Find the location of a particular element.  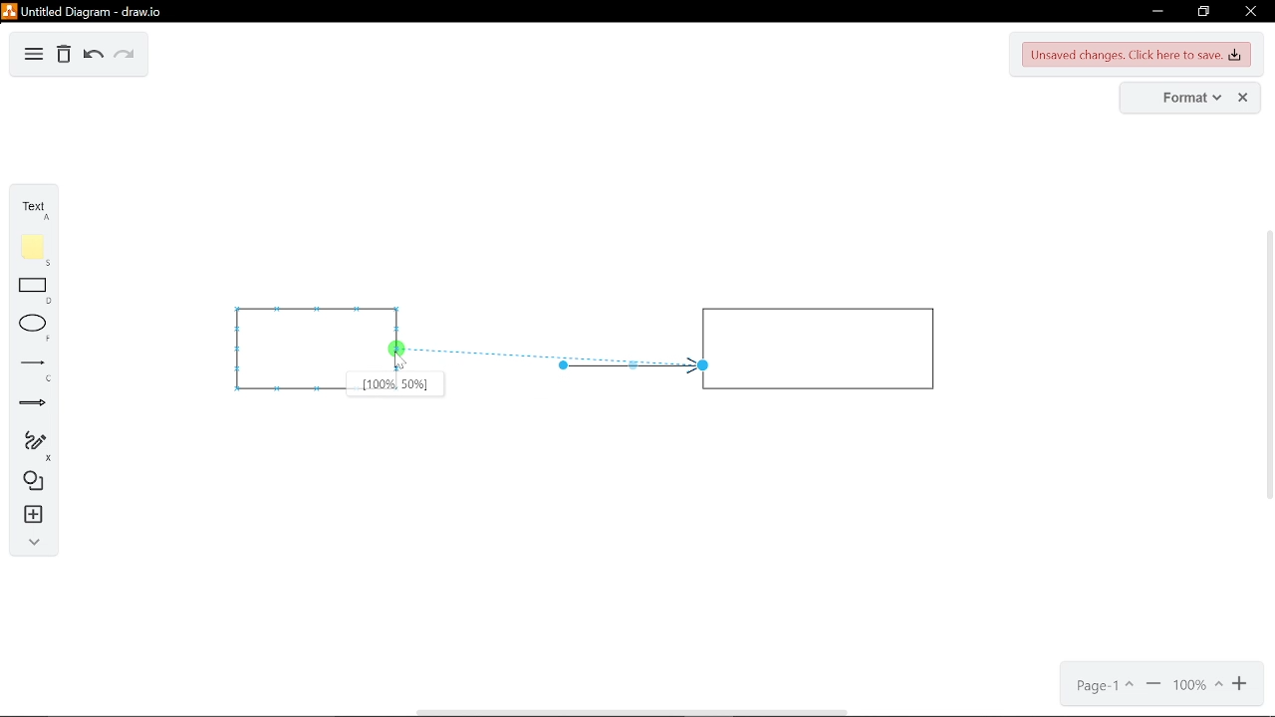

arrow is located at coordinates (628, 372).